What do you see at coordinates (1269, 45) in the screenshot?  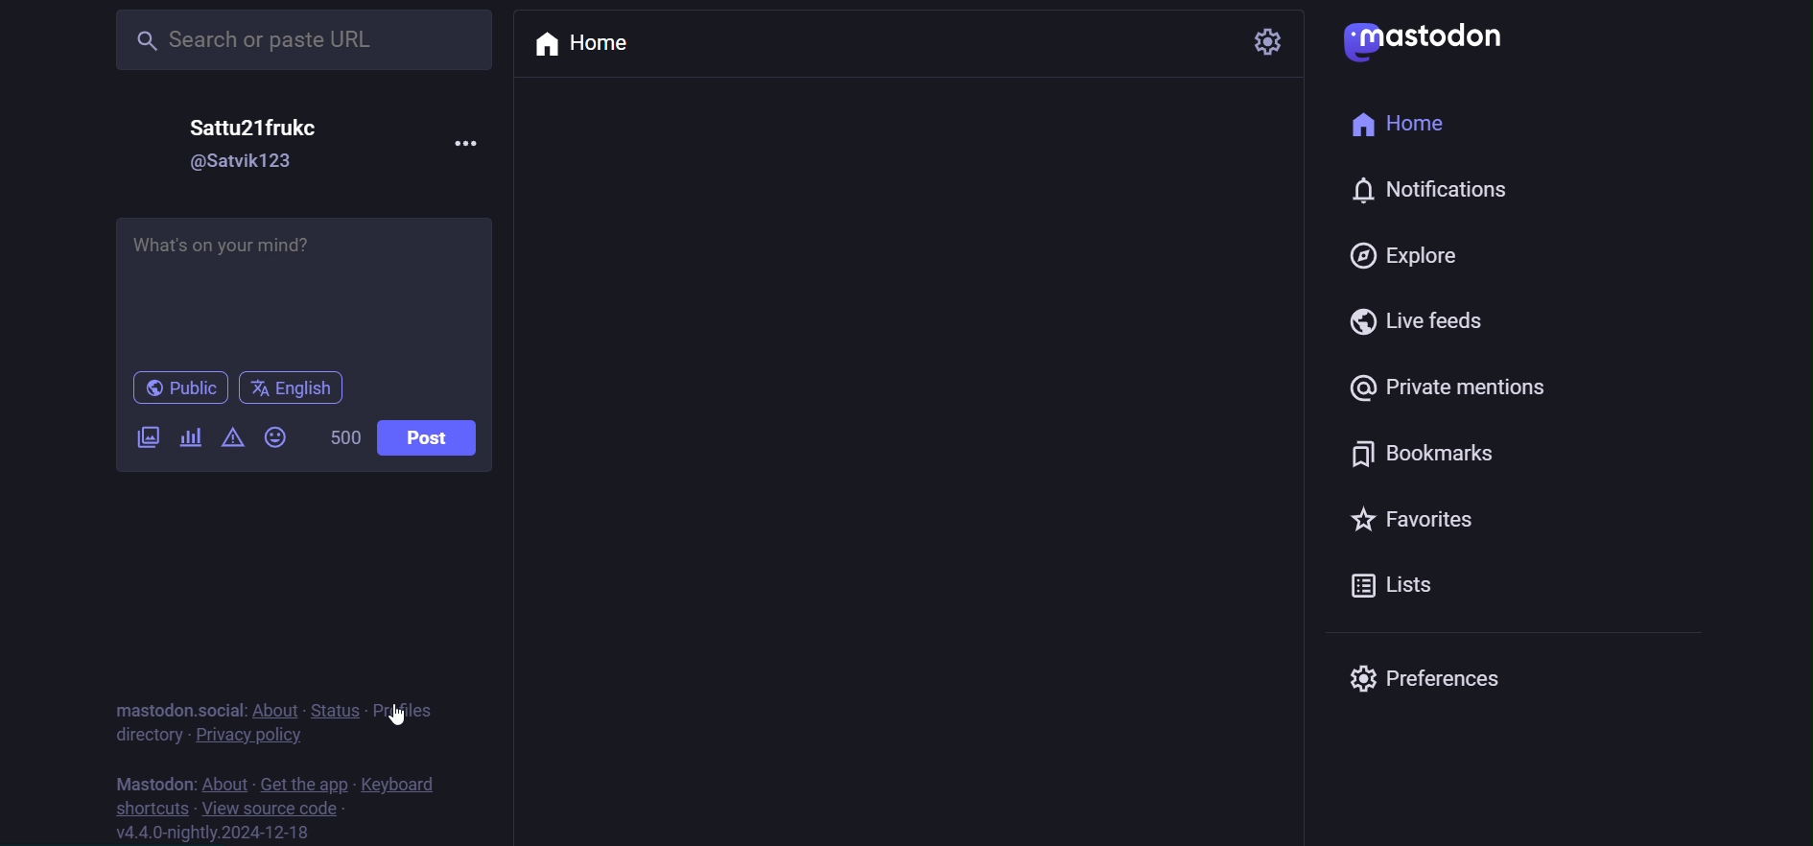 I see `setting` at bounding box center [1269, 45].